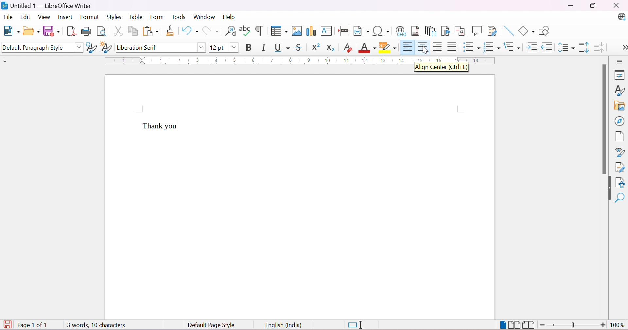 This screenshot has width=628, height=330. What do you see at coordinates (259, 31) in the screenshot?
I see `Toggle Formatting Marks` at bounding box center [259, 31].